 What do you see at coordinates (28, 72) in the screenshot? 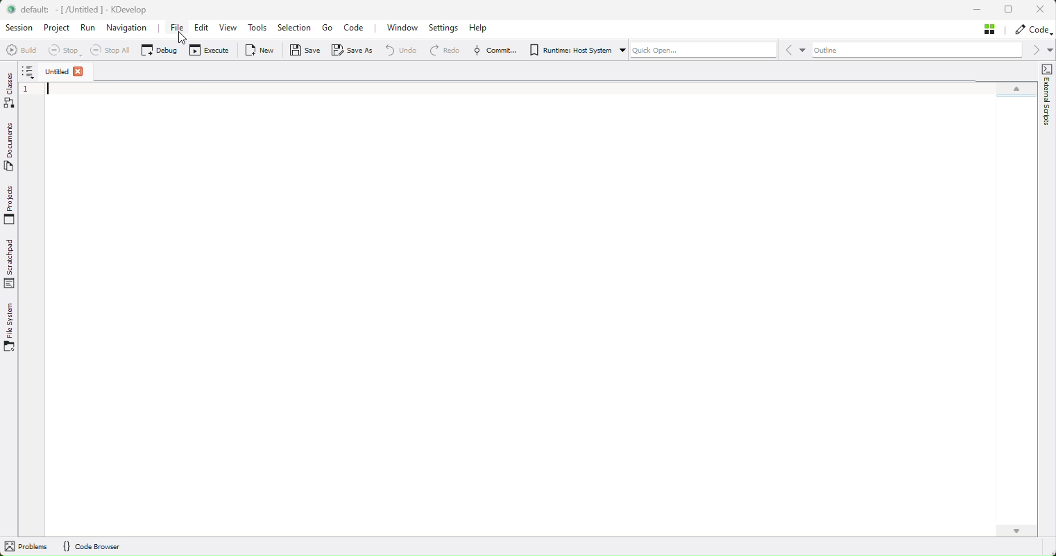
I see `more options` at bounding box center [28, 72].